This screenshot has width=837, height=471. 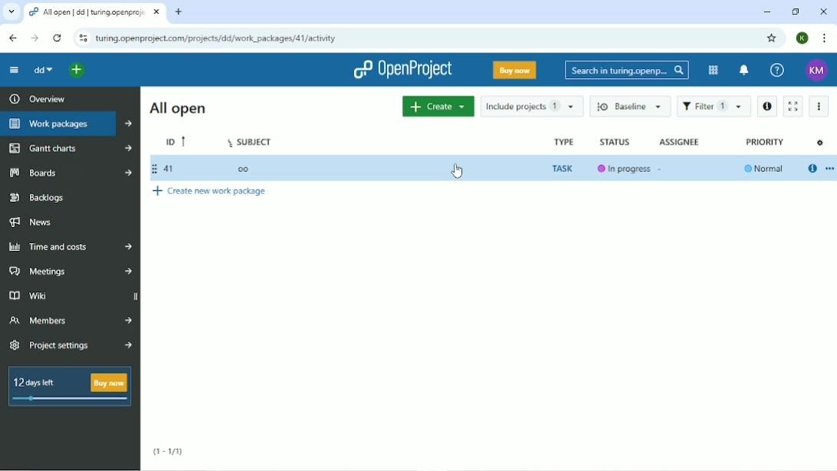 I want to click on KM, so click(x=816, y=71).